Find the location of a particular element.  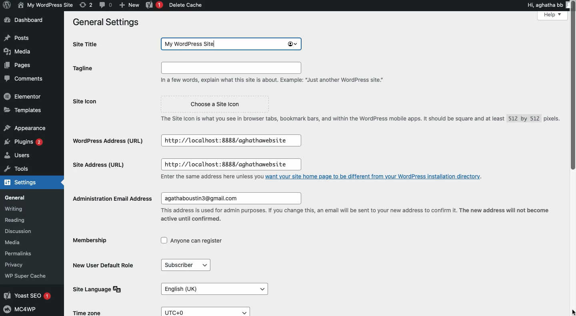

Reading is located at coordinates (15, 221).